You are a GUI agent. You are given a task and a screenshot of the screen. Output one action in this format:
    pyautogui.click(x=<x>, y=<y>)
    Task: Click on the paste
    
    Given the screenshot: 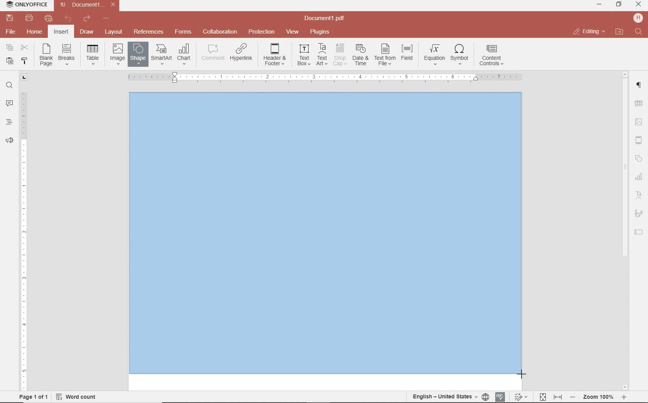 What is the action you would take?
    pyautogui.click(x=9, y=61)
    